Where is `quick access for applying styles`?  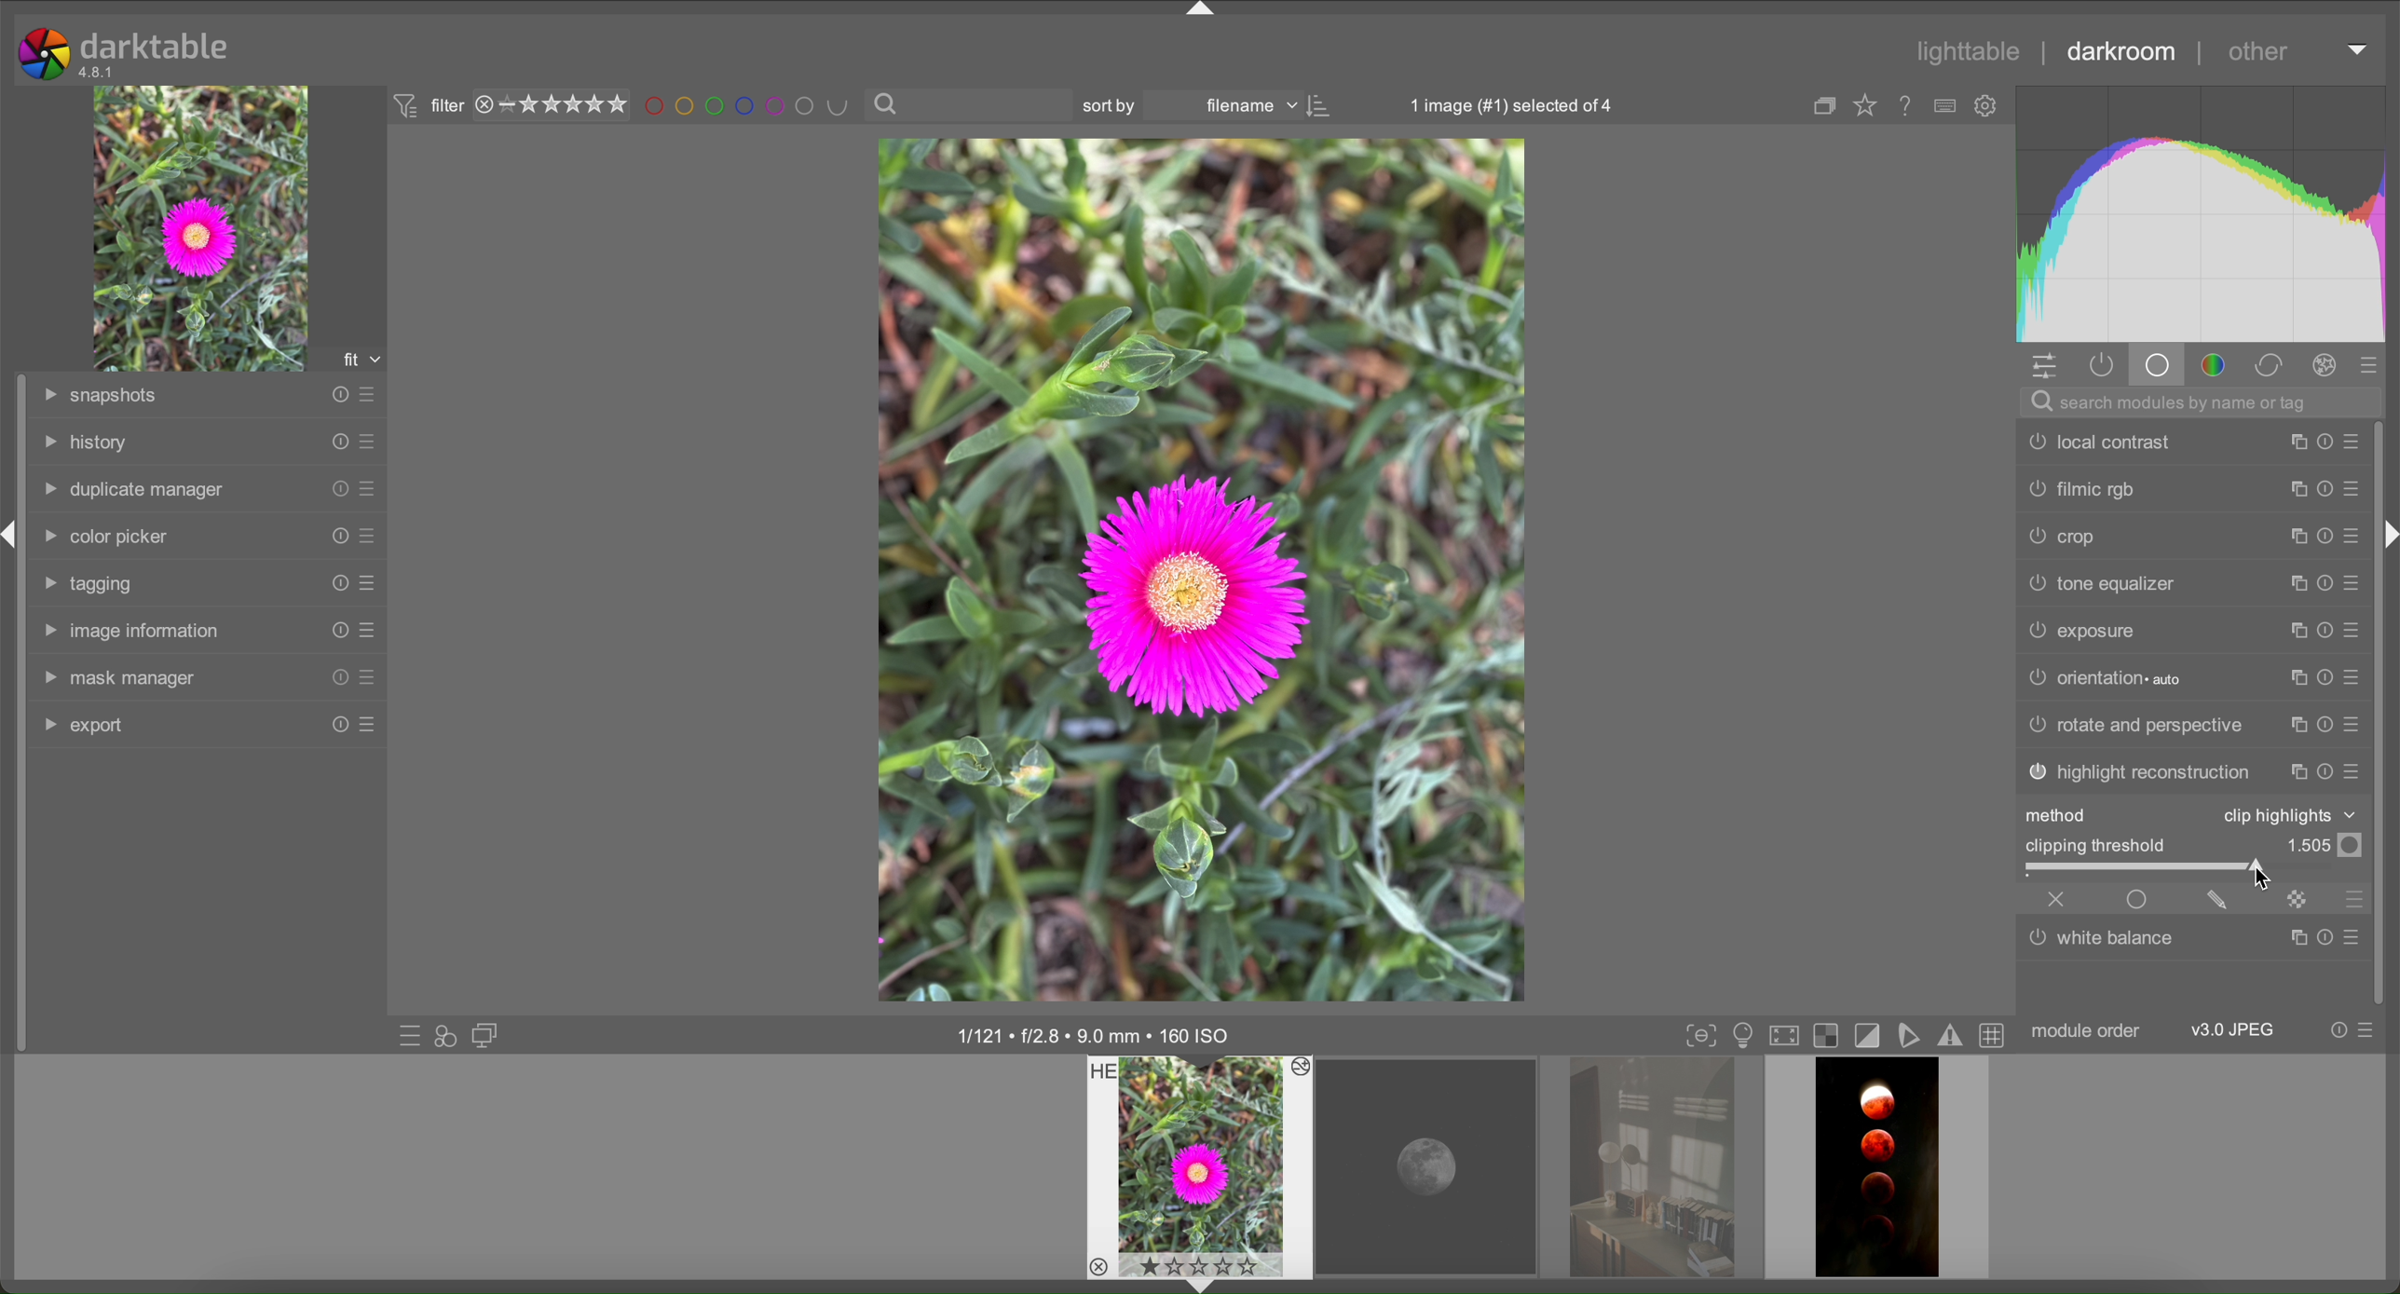
quick access for applying styles is located at coordinates (447, 1035).